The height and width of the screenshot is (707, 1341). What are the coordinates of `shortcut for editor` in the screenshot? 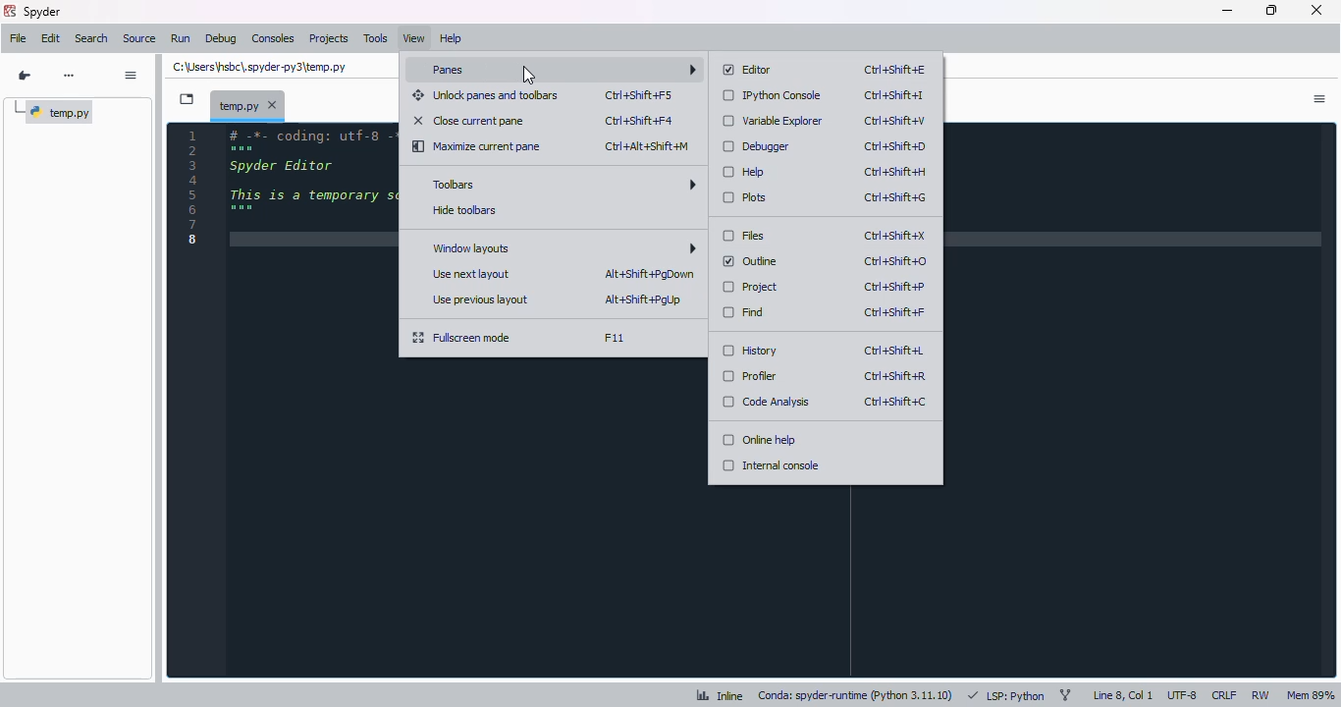 It's located at (896, 70).